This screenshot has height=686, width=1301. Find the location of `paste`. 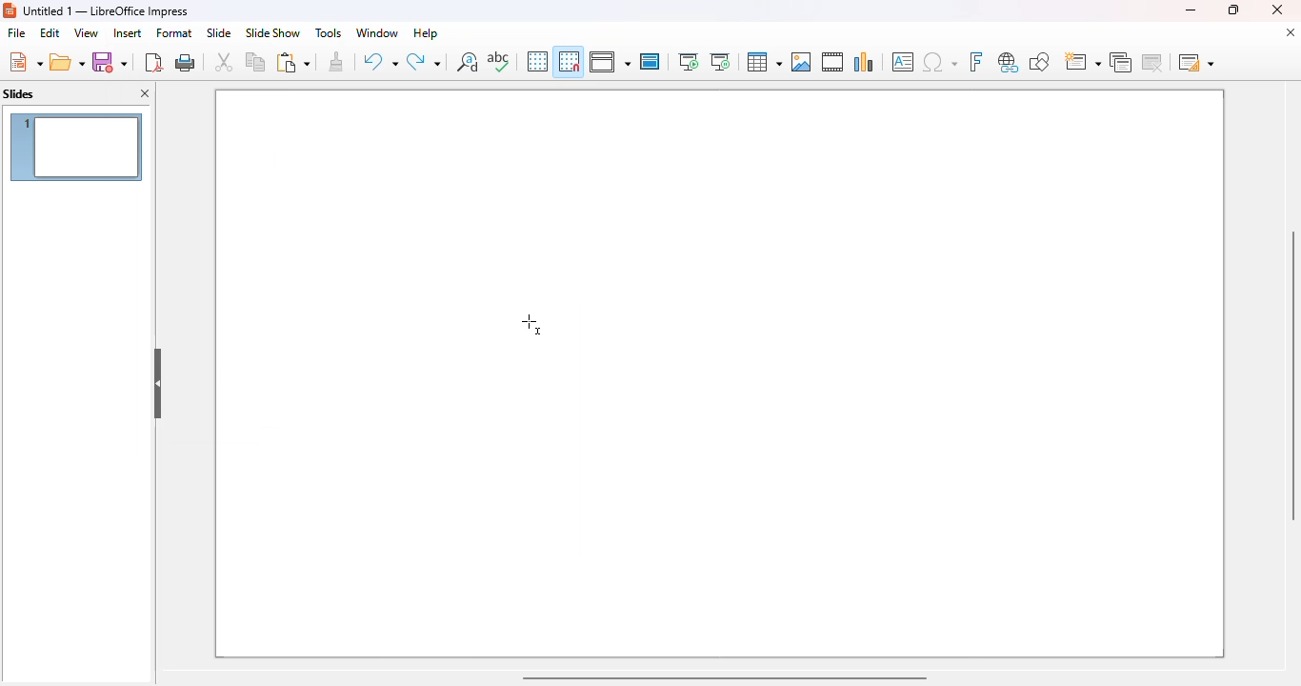

paste is located at coordinates (292, 62).